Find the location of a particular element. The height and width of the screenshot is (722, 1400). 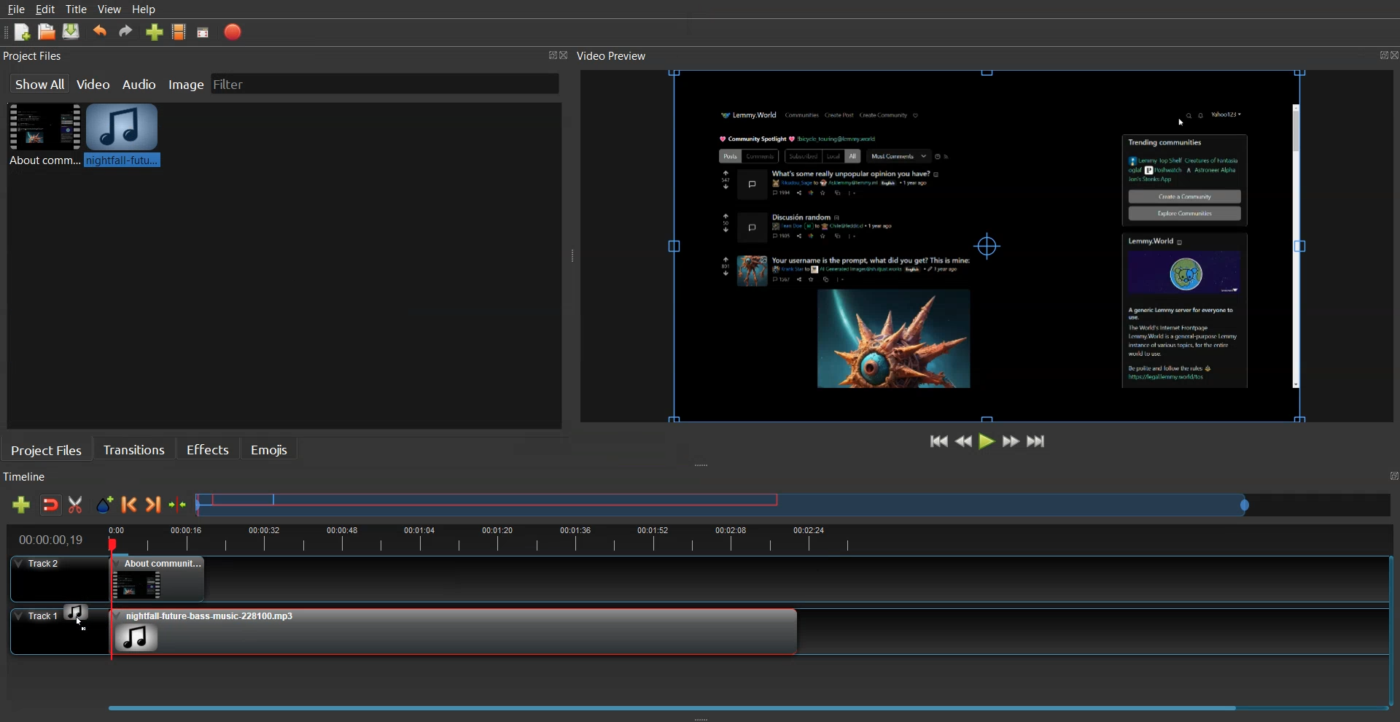

New Project is located at coordinates (23, 33).